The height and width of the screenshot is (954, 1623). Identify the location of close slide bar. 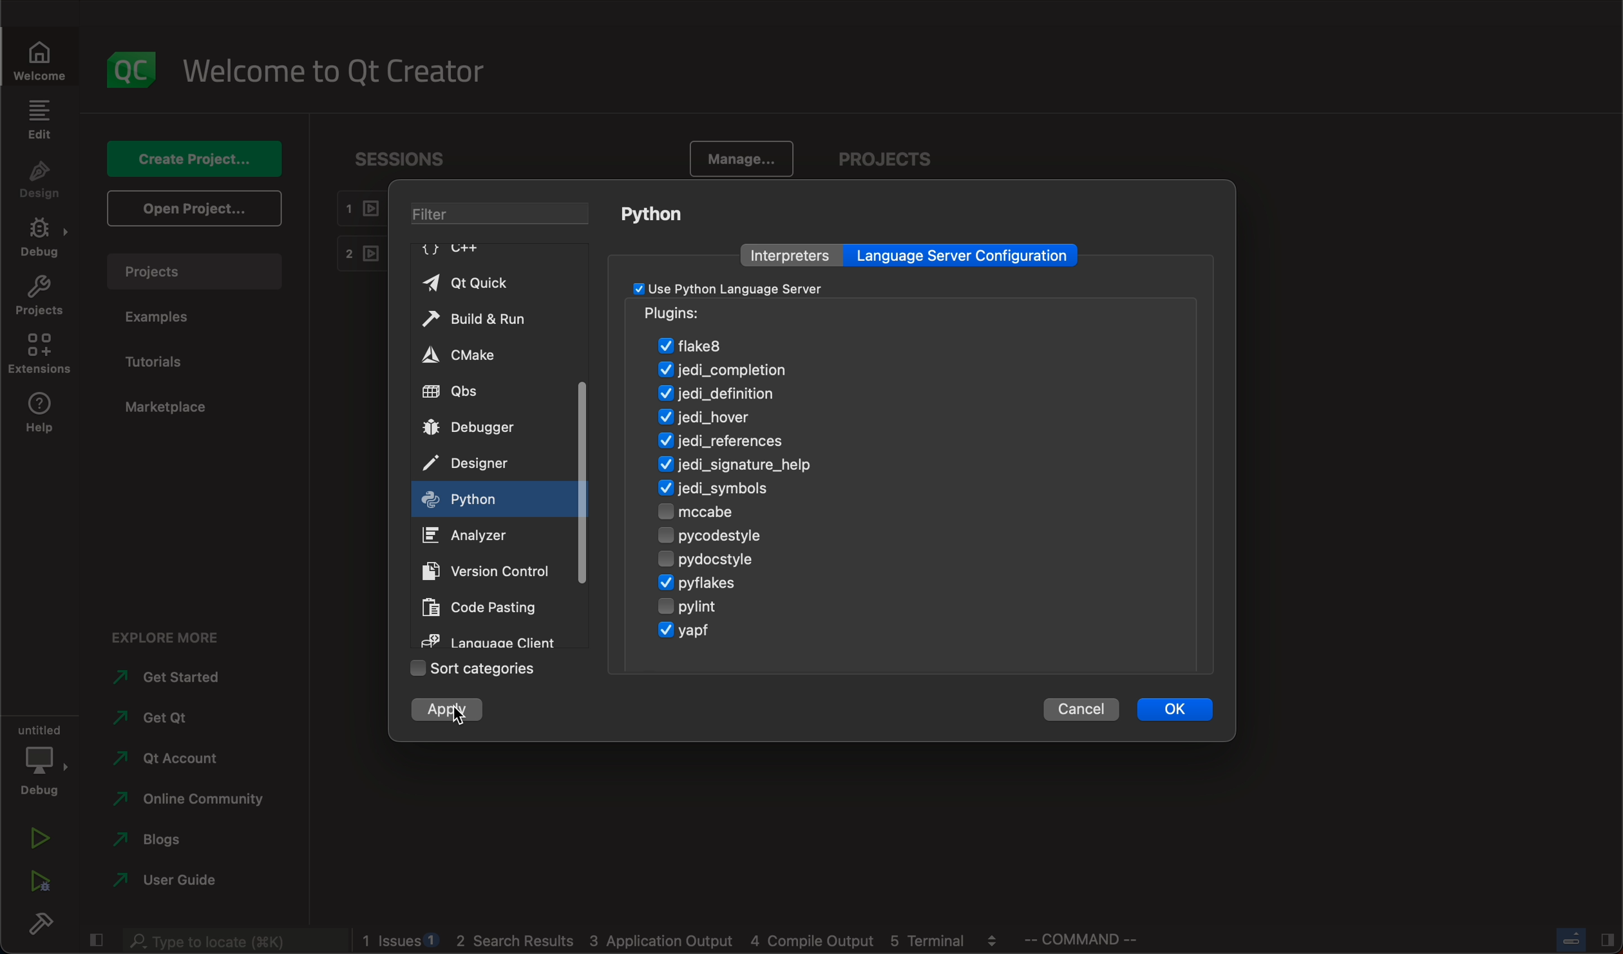
(1582, 939).